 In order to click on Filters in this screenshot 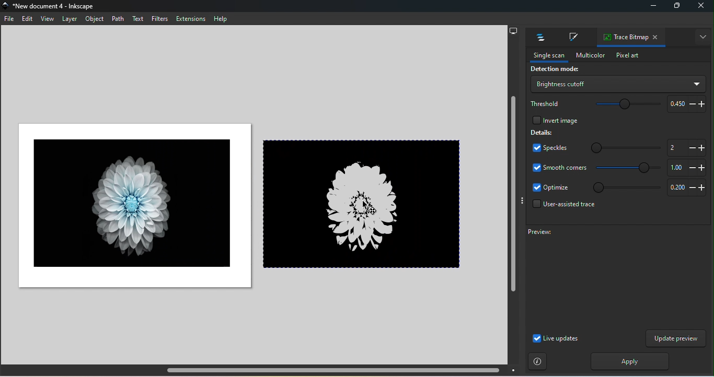, I will do `click(159, 18)`.